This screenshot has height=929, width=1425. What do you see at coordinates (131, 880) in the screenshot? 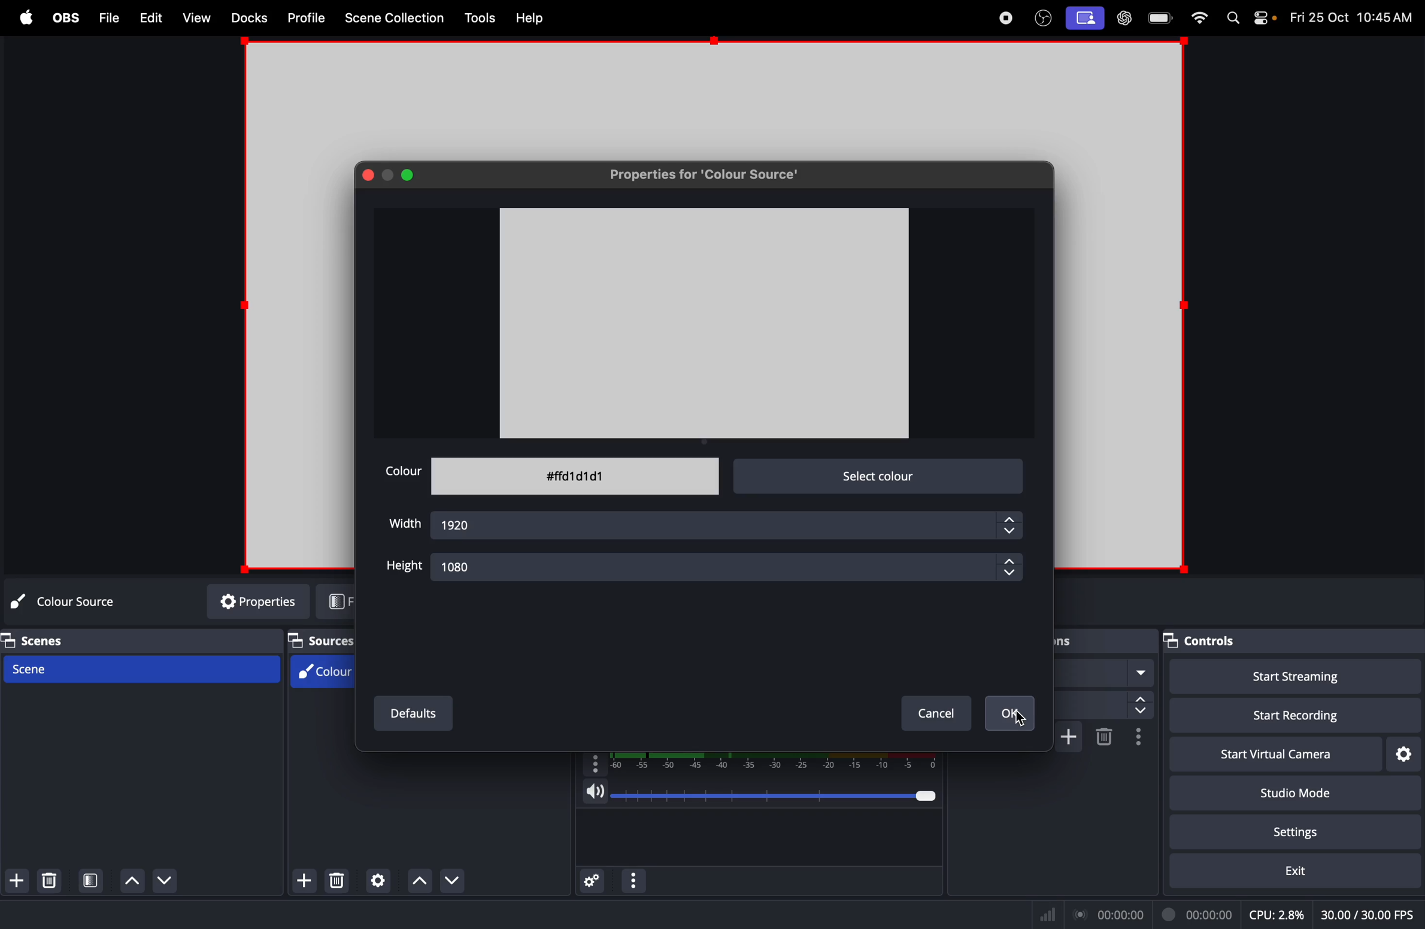
I see `move scene down` at bounding box center [131, 880].